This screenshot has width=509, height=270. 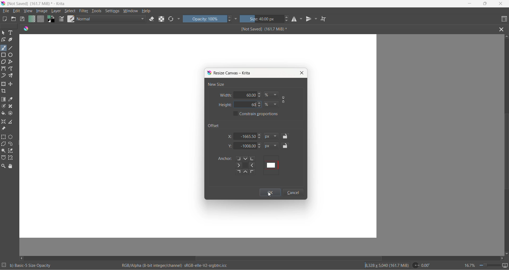 What do you see at coordinates (260, 145) in the screenshot?
I see `y-axis value increment` at bounding box center [260, 145].